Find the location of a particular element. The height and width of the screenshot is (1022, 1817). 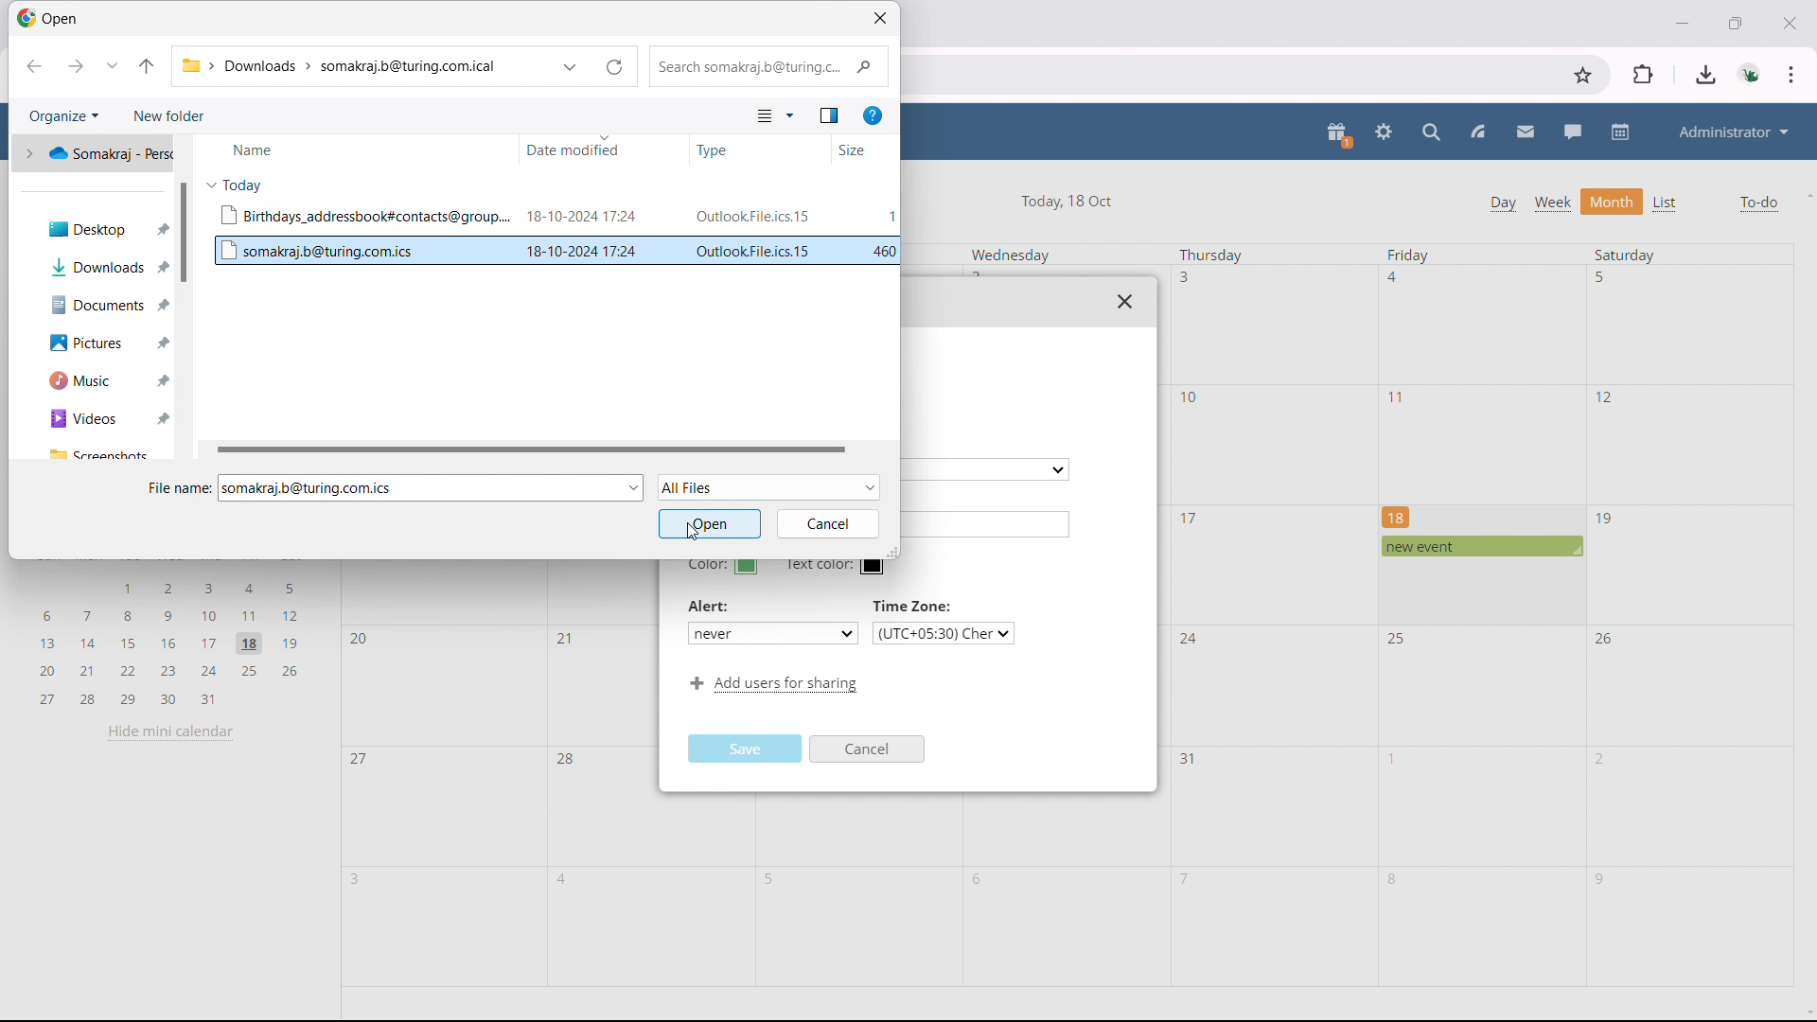

18-10-2024 17:24 is located at coordinates (582, 216).